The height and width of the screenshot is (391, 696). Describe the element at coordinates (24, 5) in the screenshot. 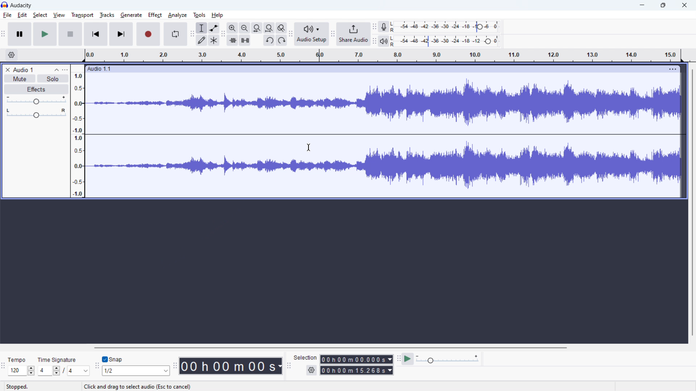

I see `Audacity (title)` at that location.